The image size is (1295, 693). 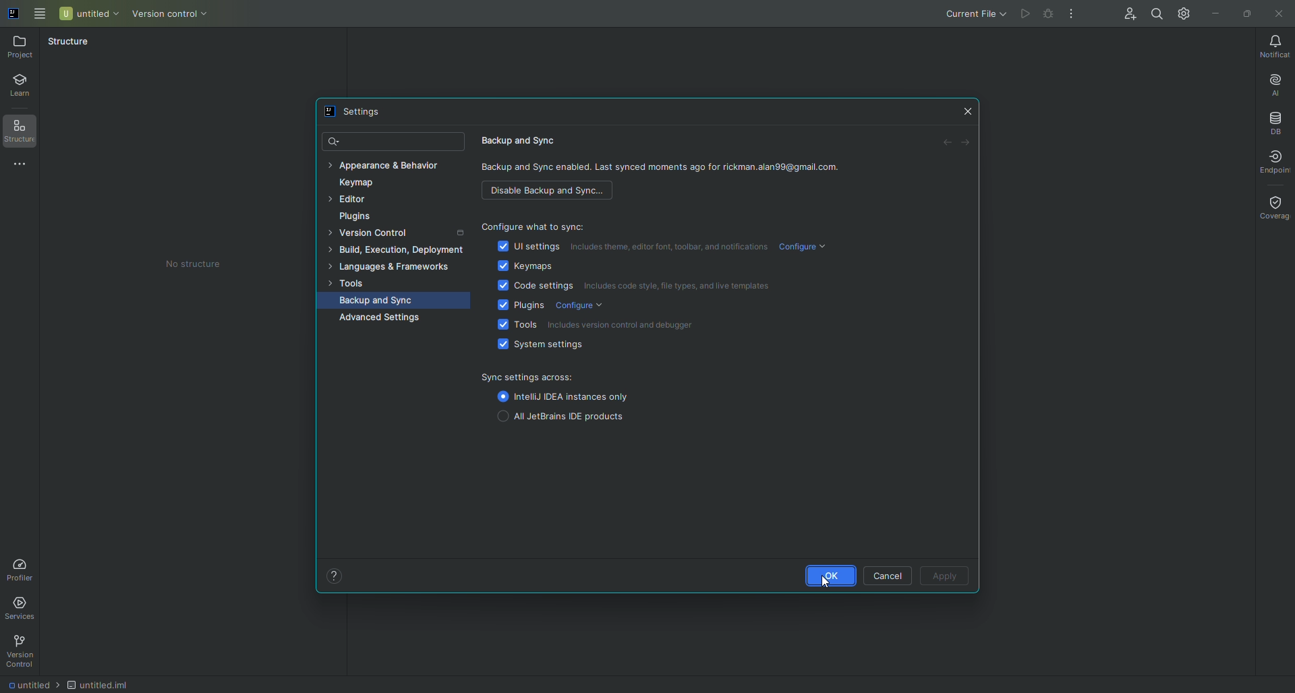 What do you see at coordinates (967, 112) in the screenshot?
I see `Close` at bounding box center [967, 112].